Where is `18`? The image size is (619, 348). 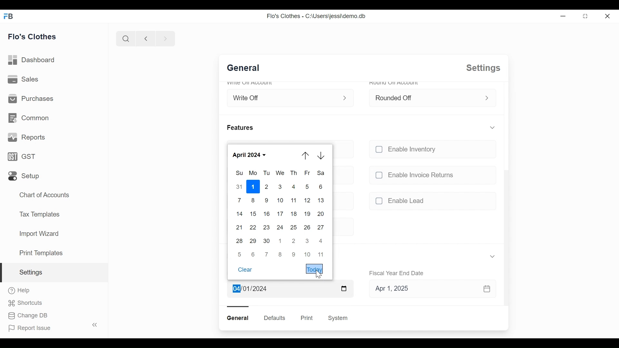 18 is located at coordinates (295, 214).